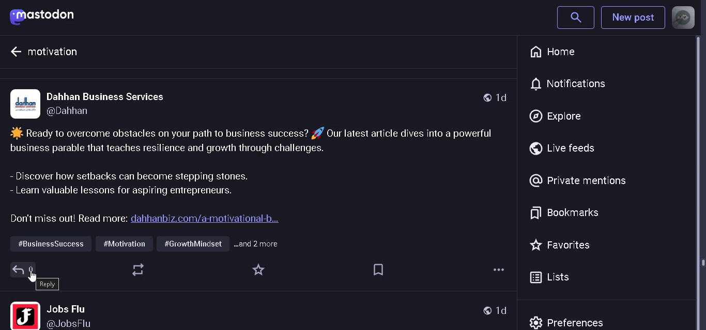 This screenshot has height=330, width=706. I want to click on notification, so click(576, 84).